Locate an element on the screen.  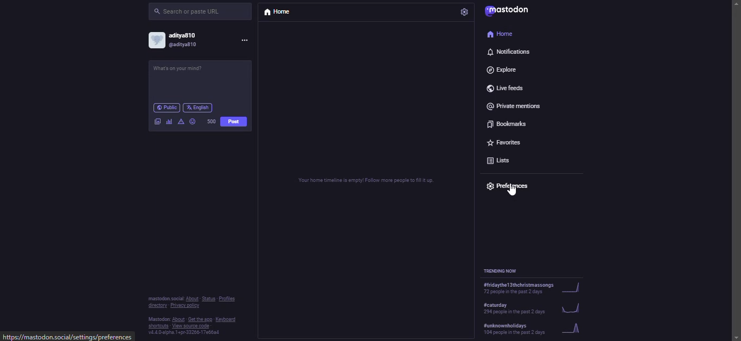
bookmarks is located at coordinates (507, 122).